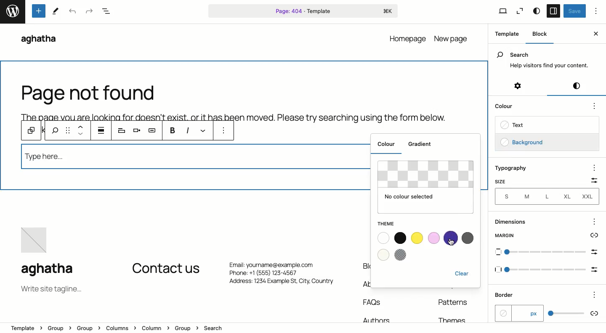  What do you see at coordinates (365, 283) in the screenshot?
I see `About` at bounding box center [365, 283].